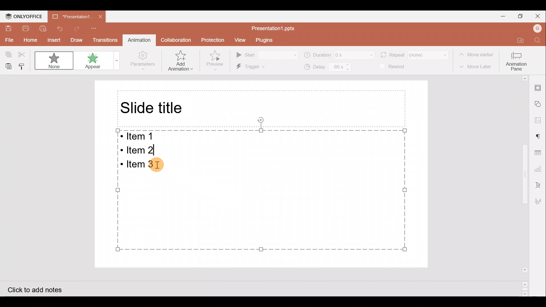  I want to click on Start, so click(267, 54).